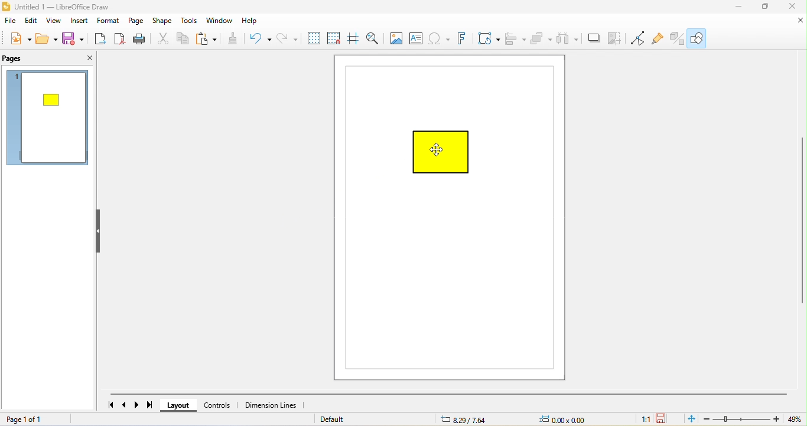 The width and height of the screenshot is (807, 426). I want to click on arrange, so click(544, 39).